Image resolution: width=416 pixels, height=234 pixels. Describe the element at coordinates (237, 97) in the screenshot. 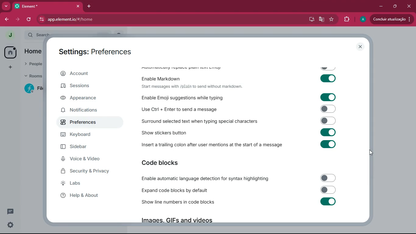

I see `Enable Emoji suggestions while typing` at that location.